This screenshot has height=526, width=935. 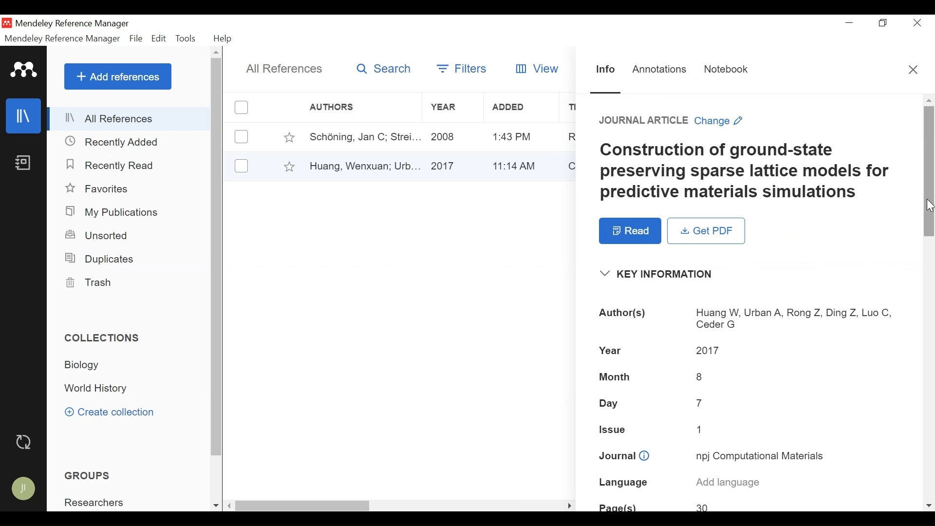 I want to click on Toggle Favorite, so click(x=289, y=137).